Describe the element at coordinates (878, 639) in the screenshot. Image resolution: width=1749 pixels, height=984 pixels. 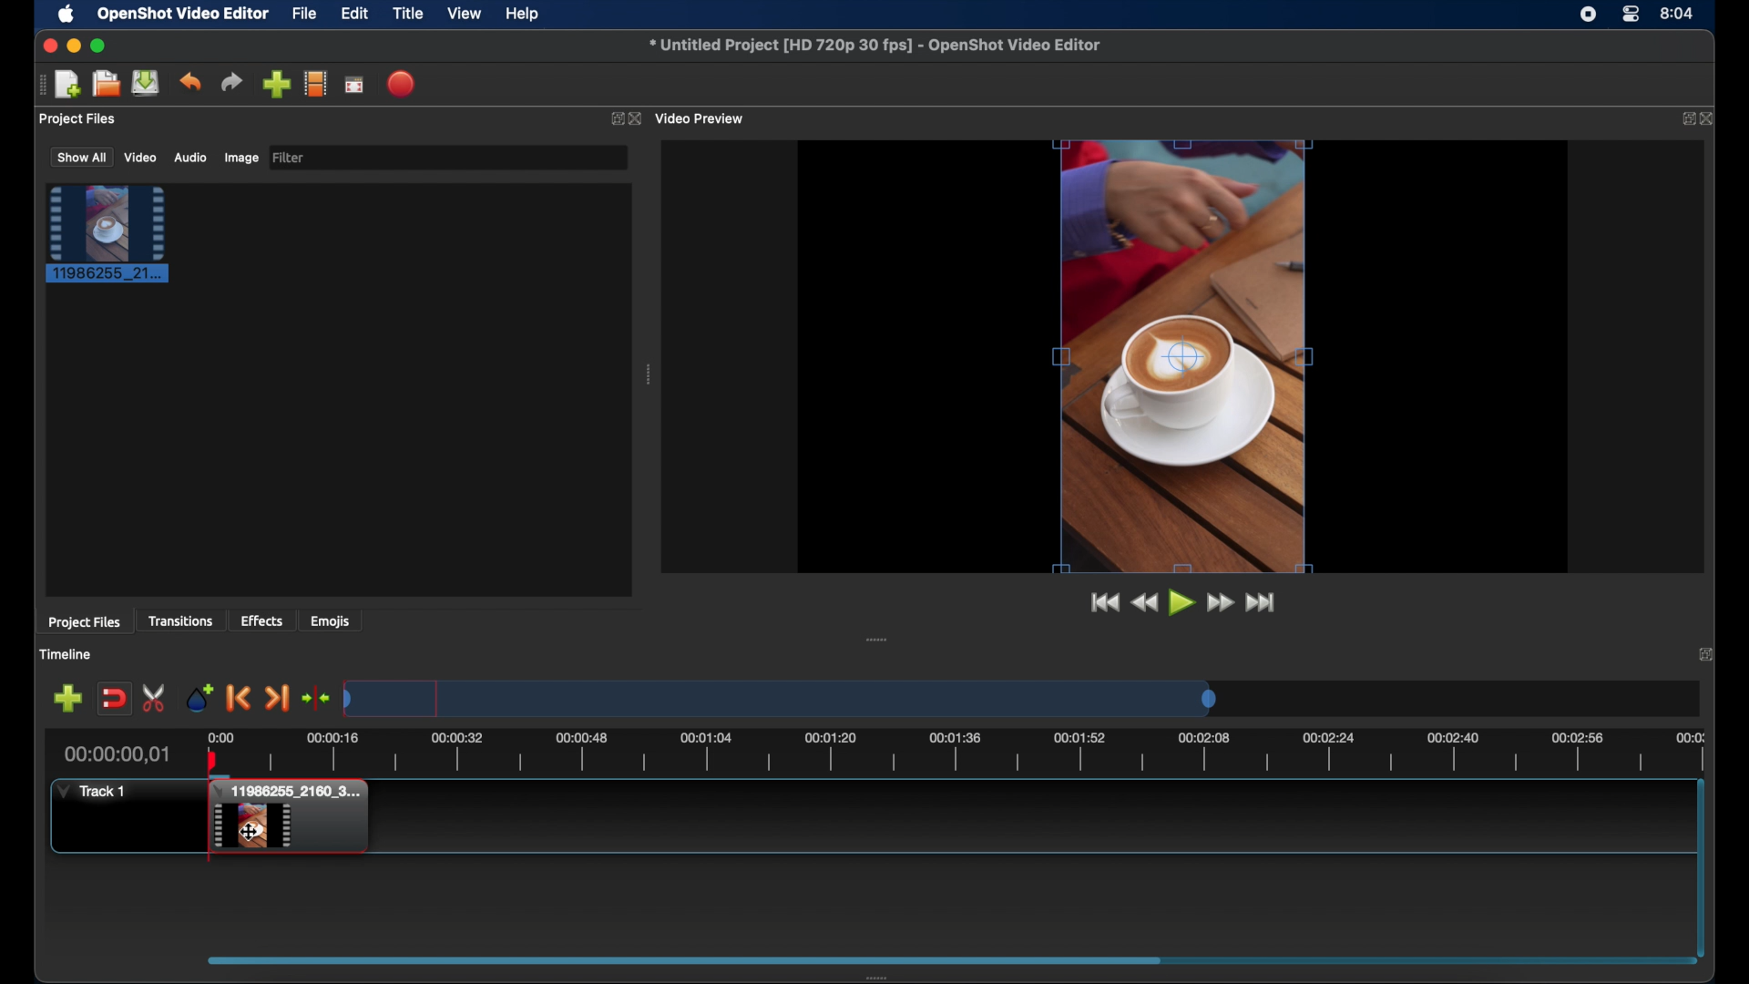
I see `drag handle` at that location.